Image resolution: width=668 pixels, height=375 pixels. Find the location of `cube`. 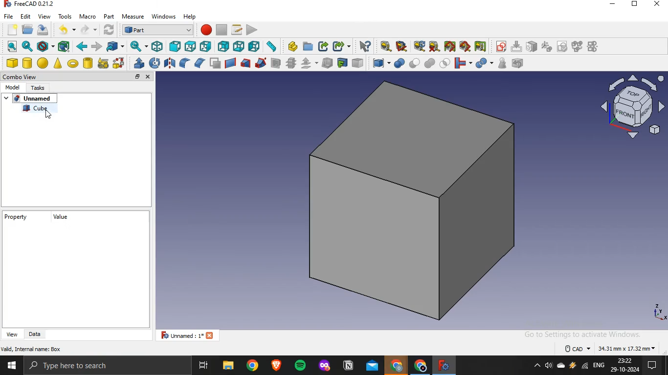

cube is located at coordinates (42, 108).